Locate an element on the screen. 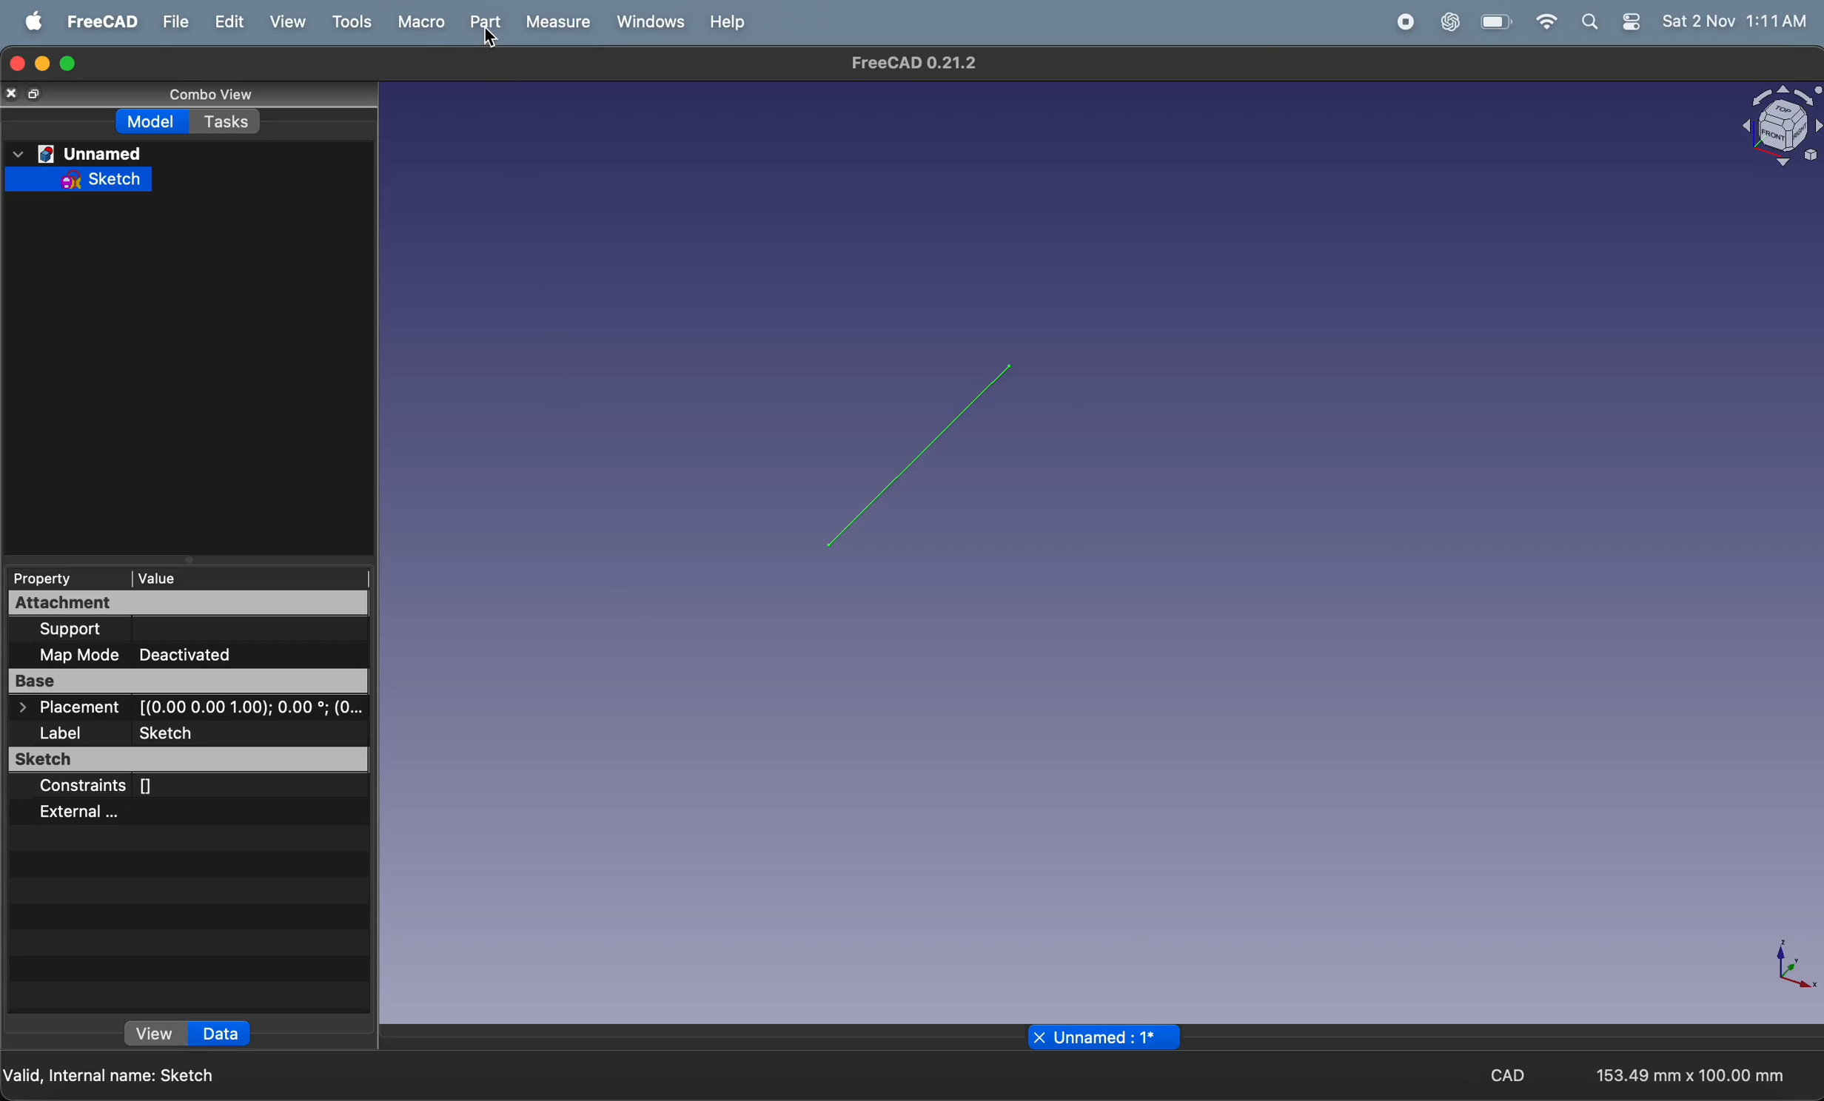 The width and height of the screenshot is (1824, 1101). Sat 2 Nov 1:11AM is located at coordinates (1735, 21).